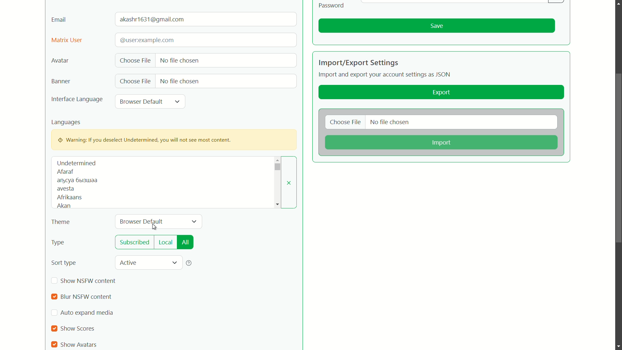 This screenshot has height=350, width=622. I want to click on no file chosen, so click(179, 80).